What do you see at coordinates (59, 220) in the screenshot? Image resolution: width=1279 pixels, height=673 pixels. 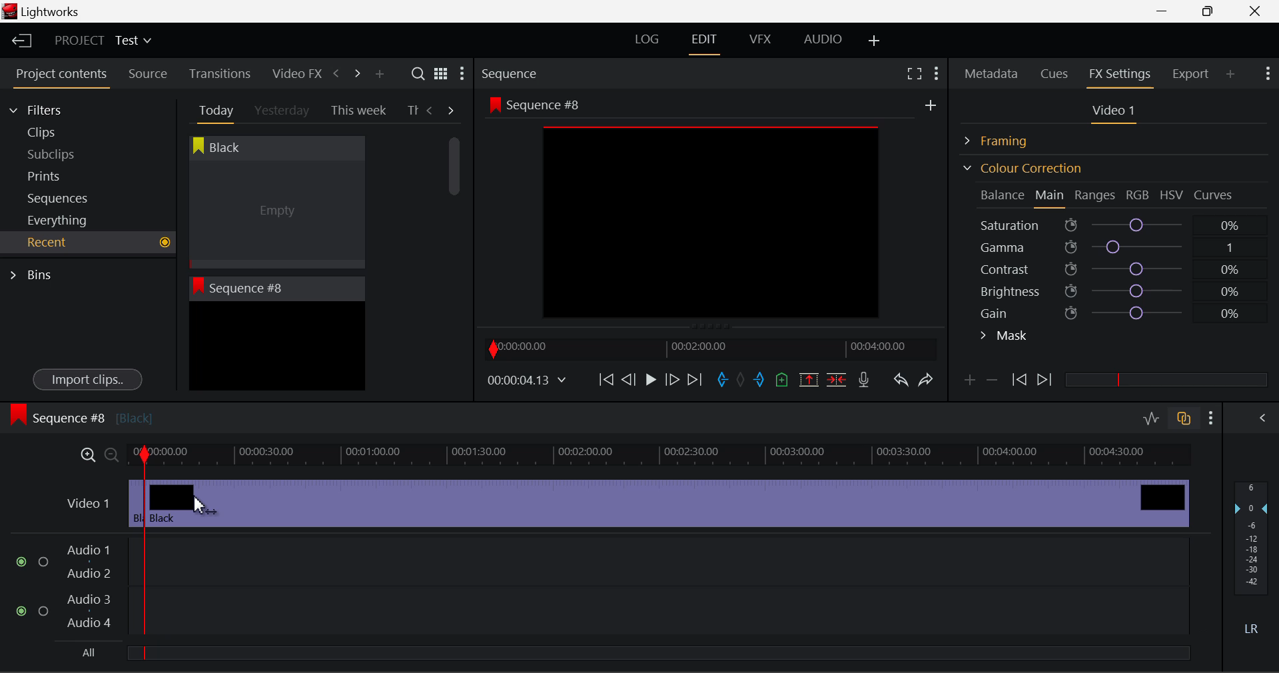 I see `Everything` at bounding box center [59, 220].